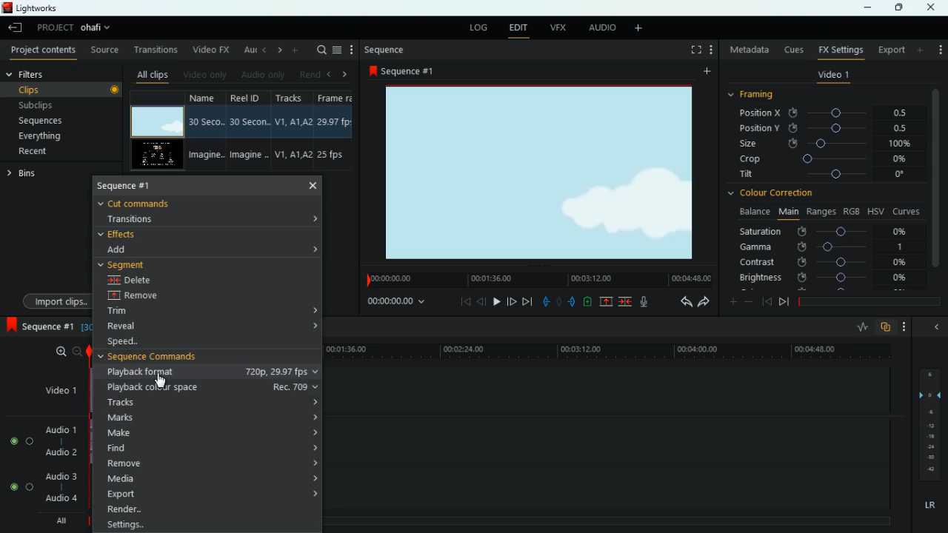 This screenshot has height=533, width=948. Describe the element at coordinates (212, 371) in the screenshot. I see `playback format` at that location.